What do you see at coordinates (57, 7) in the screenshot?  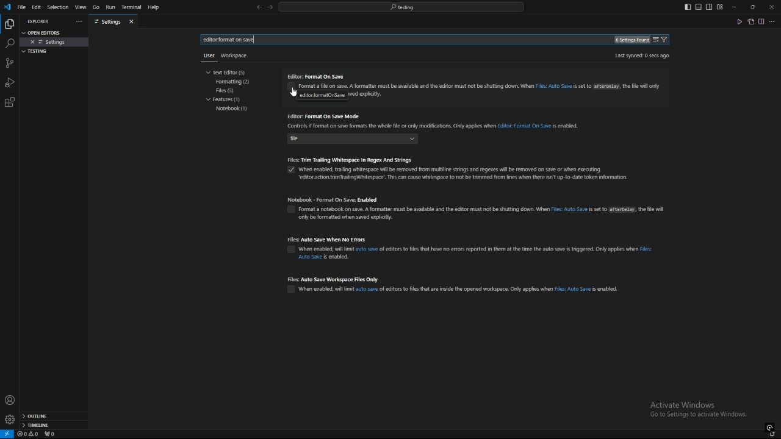 I see `selection` at bounding box center [57, 7].